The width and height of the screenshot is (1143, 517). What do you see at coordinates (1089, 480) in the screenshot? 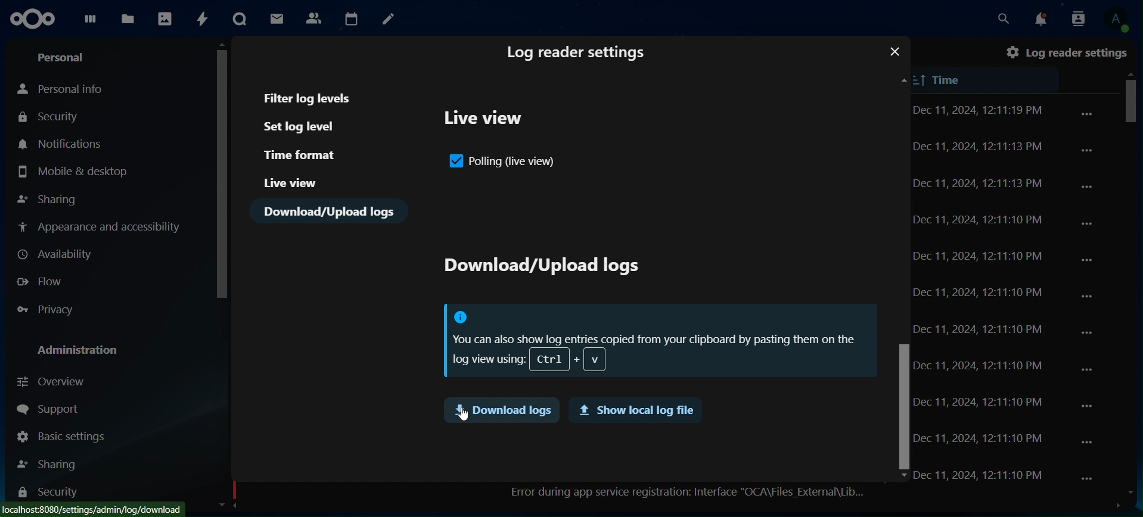
I see `...` at bounding box center [1089, 480].